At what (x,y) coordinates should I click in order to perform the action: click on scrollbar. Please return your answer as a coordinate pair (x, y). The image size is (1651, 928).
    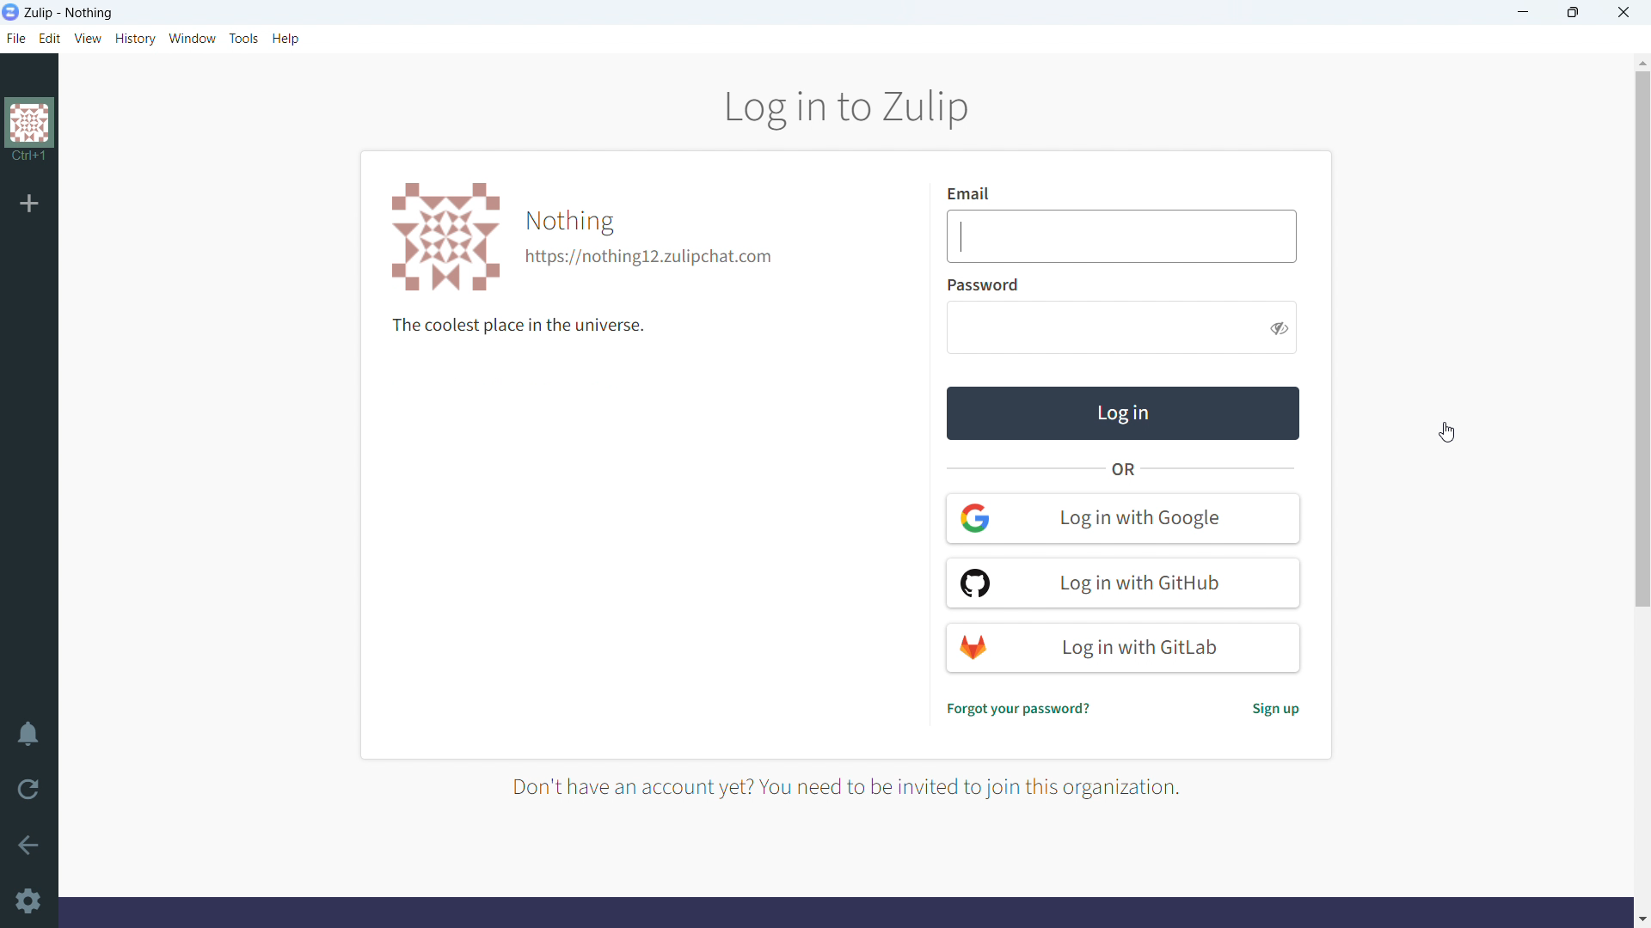
    Looking at the image, I should click on (1642, 338).